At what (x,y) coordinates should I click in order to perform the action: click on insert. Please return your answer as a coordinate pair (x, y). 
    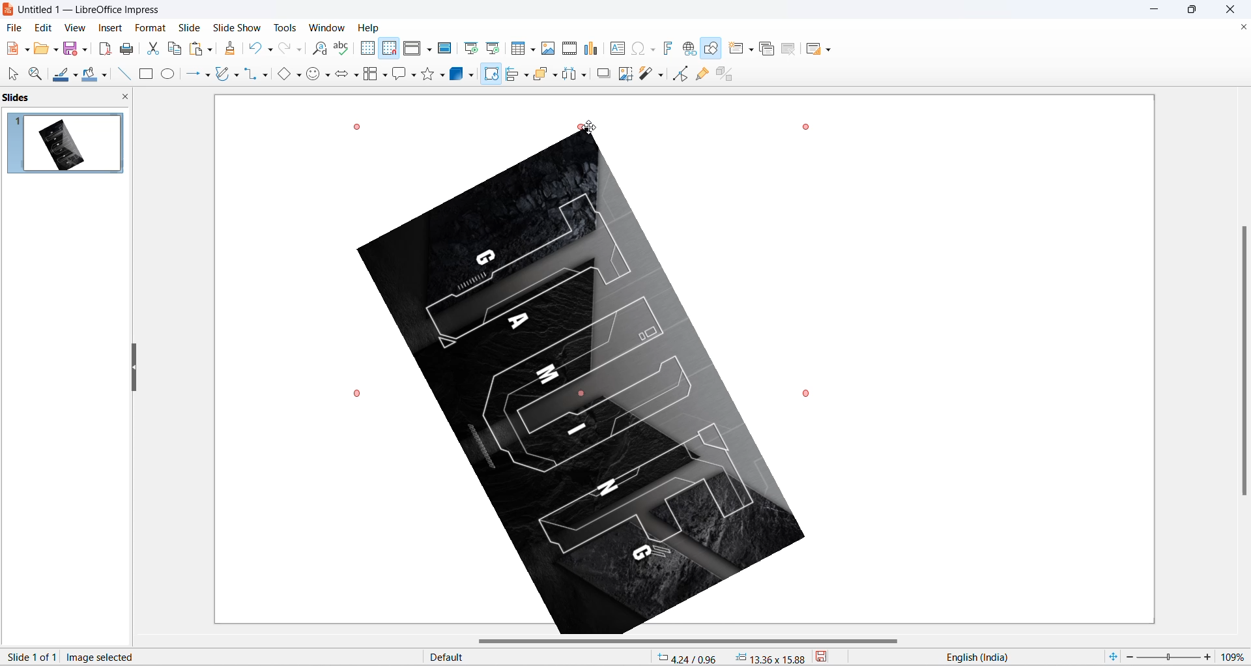
    Looking at the image, I should click on (109, 29).